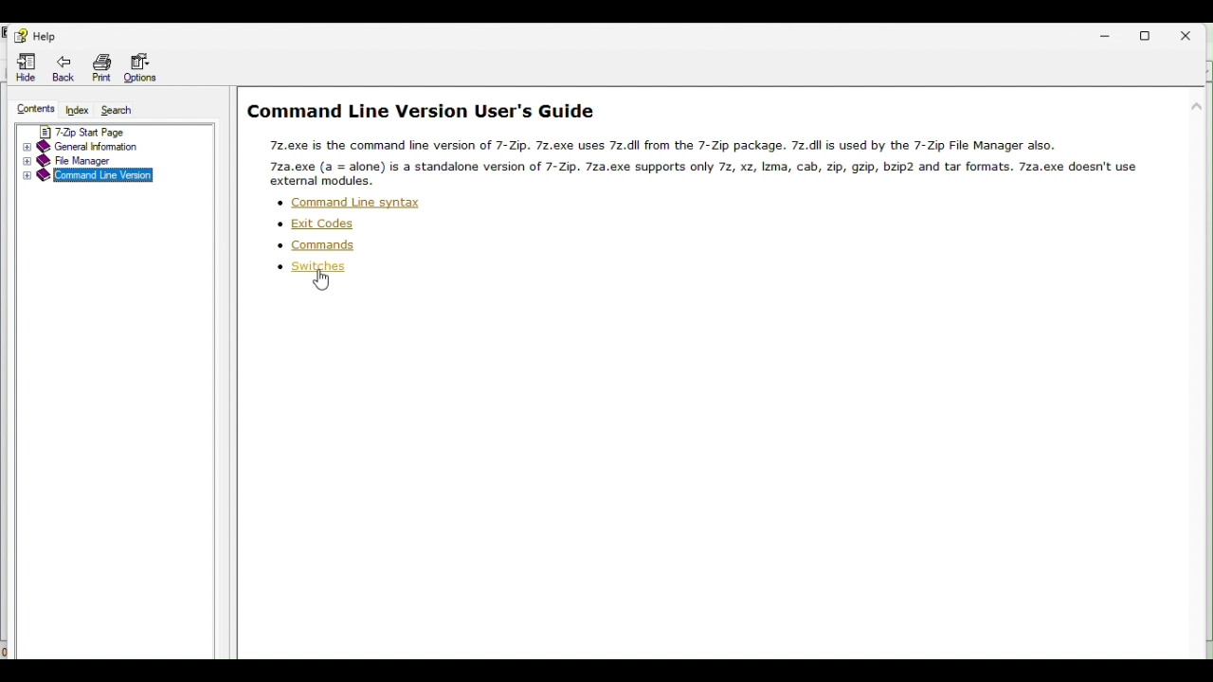 This screenshot has height=682, width=1213. I want to click on Back , so click(67, 66).